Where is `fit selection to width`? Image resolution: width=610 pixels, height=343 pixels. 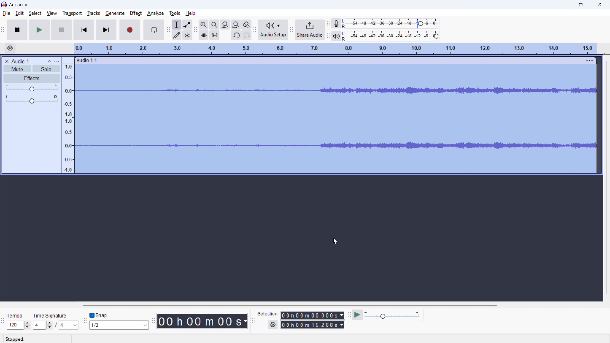
fit selection to width is located at coordinates (225, 25).